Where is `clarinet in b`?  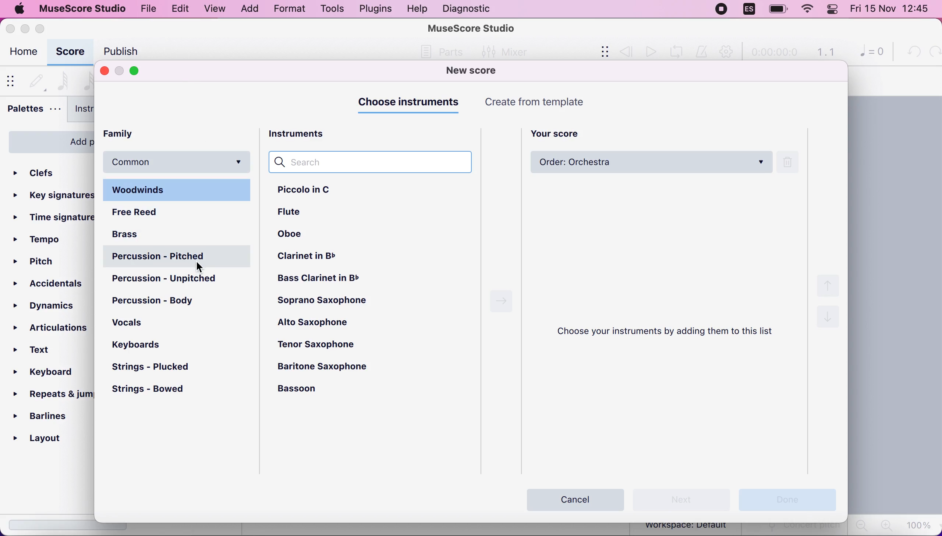
clarinet in b is located at coordinates (311, 255).